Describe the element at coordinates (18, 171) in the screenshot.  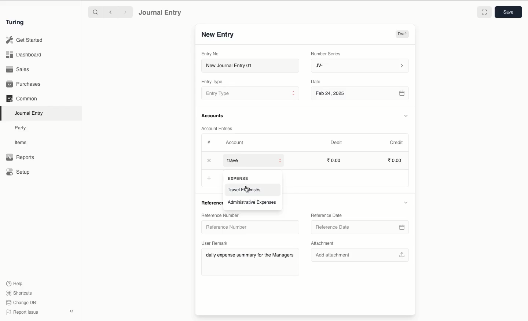
I see `Setup` at that location.